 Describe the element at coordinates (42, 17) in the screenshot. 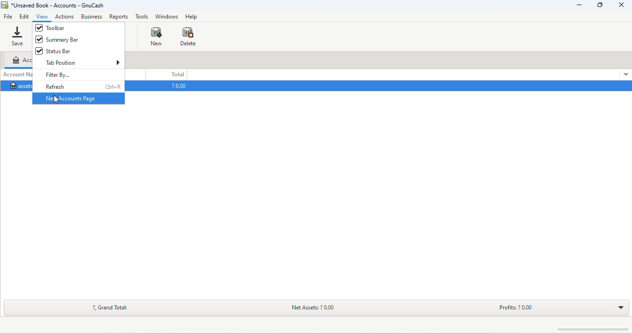

I see `view` at that location.